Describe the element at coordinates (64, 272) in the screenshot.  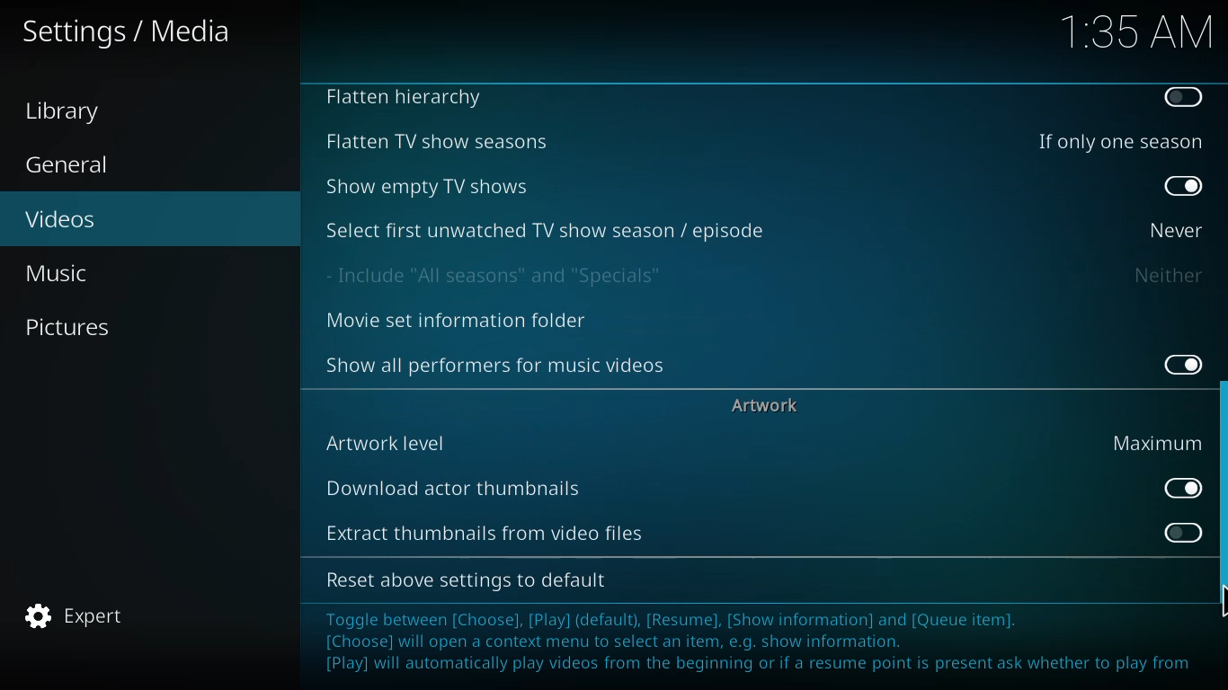
I see `music` at that location.